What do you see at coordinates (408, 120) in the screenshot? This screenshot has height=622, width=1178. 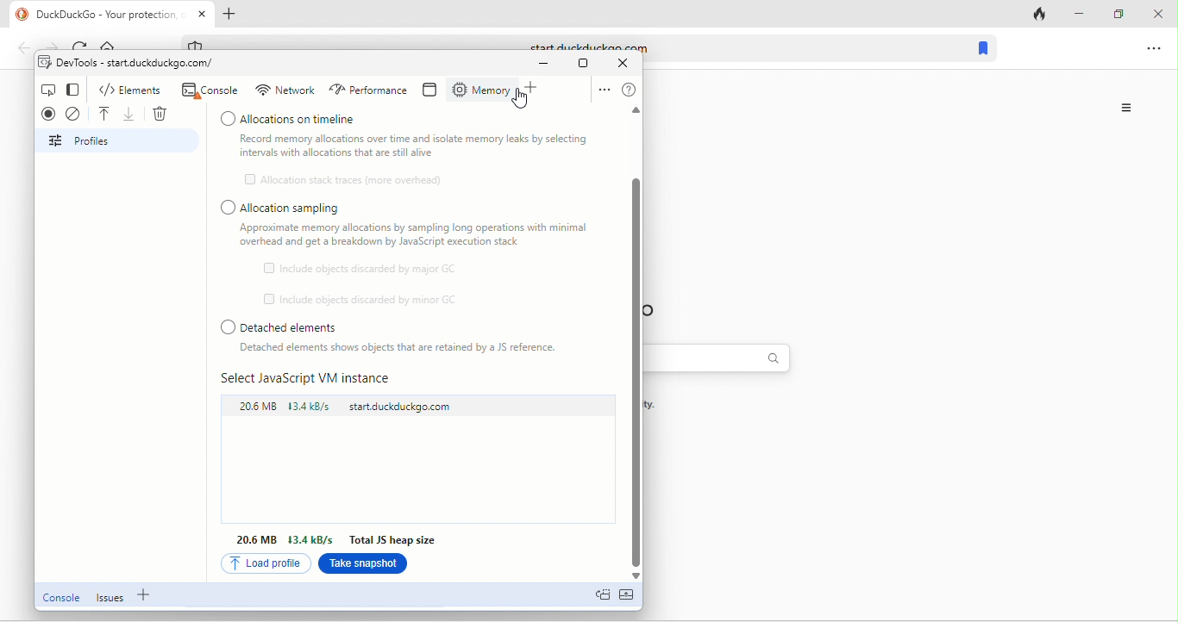 I see `allocation on timeline` at bounding box center [408, 120].